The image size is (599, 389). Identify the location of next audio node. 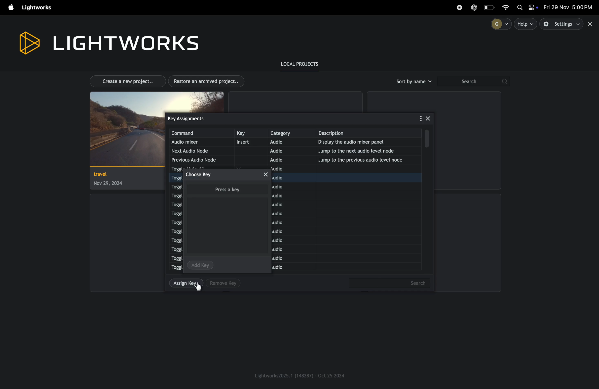
(195, 151).